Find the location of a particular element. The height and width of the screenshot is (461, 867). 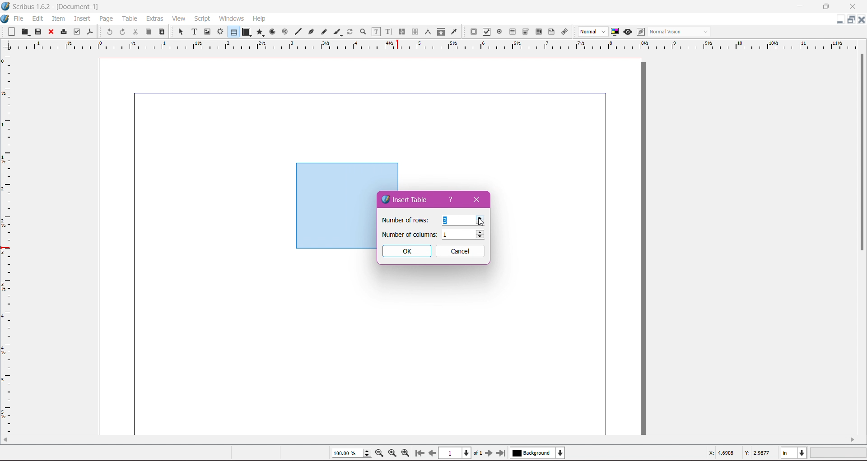

File is located at coordinates (19, 18).